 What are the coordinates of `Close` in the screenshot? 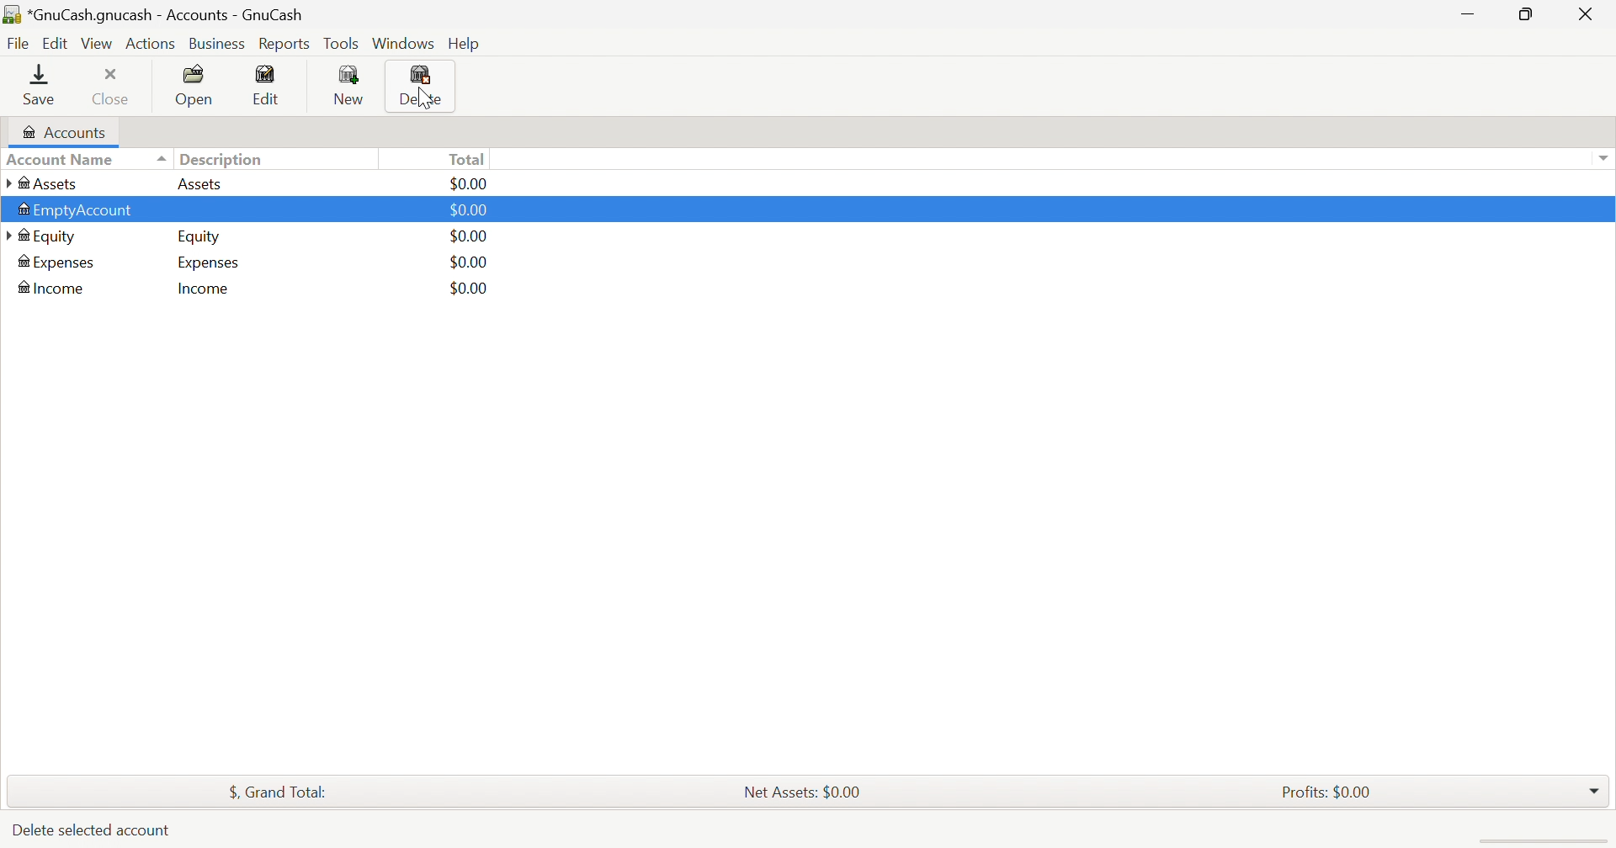 It's located at (1590, 15).